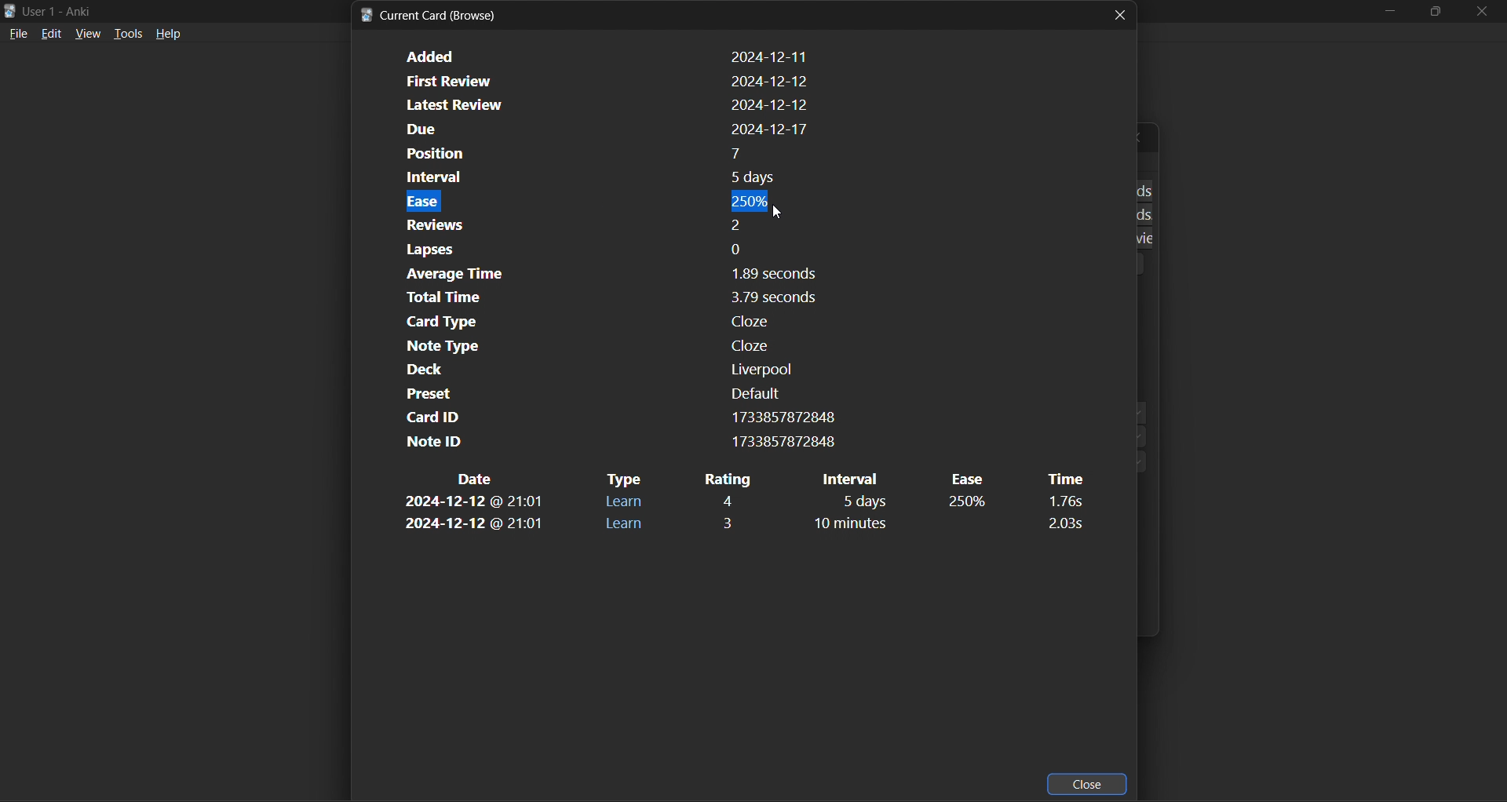 This screenshot has height=802, width=1507. Describe the element at coordinates (598, 298) in the screenshot. I see `card total time` at that location.